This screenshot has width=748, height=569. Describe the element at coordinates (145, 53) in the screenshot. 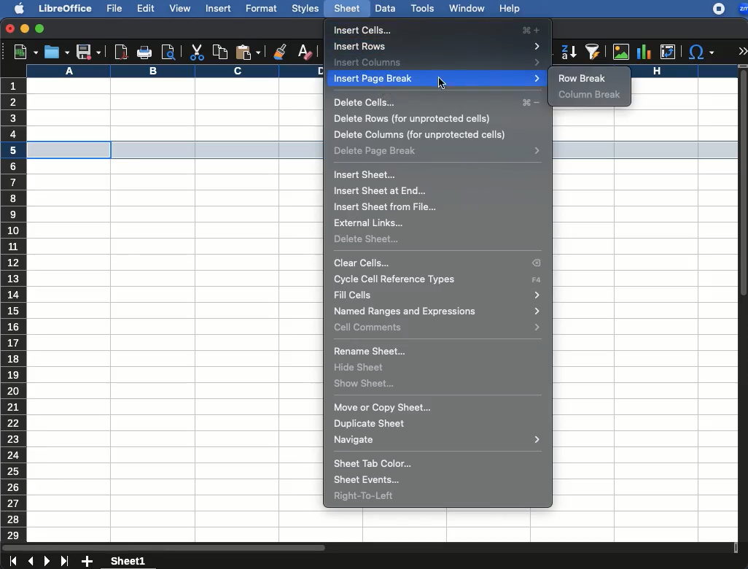

I see `print` at that location.